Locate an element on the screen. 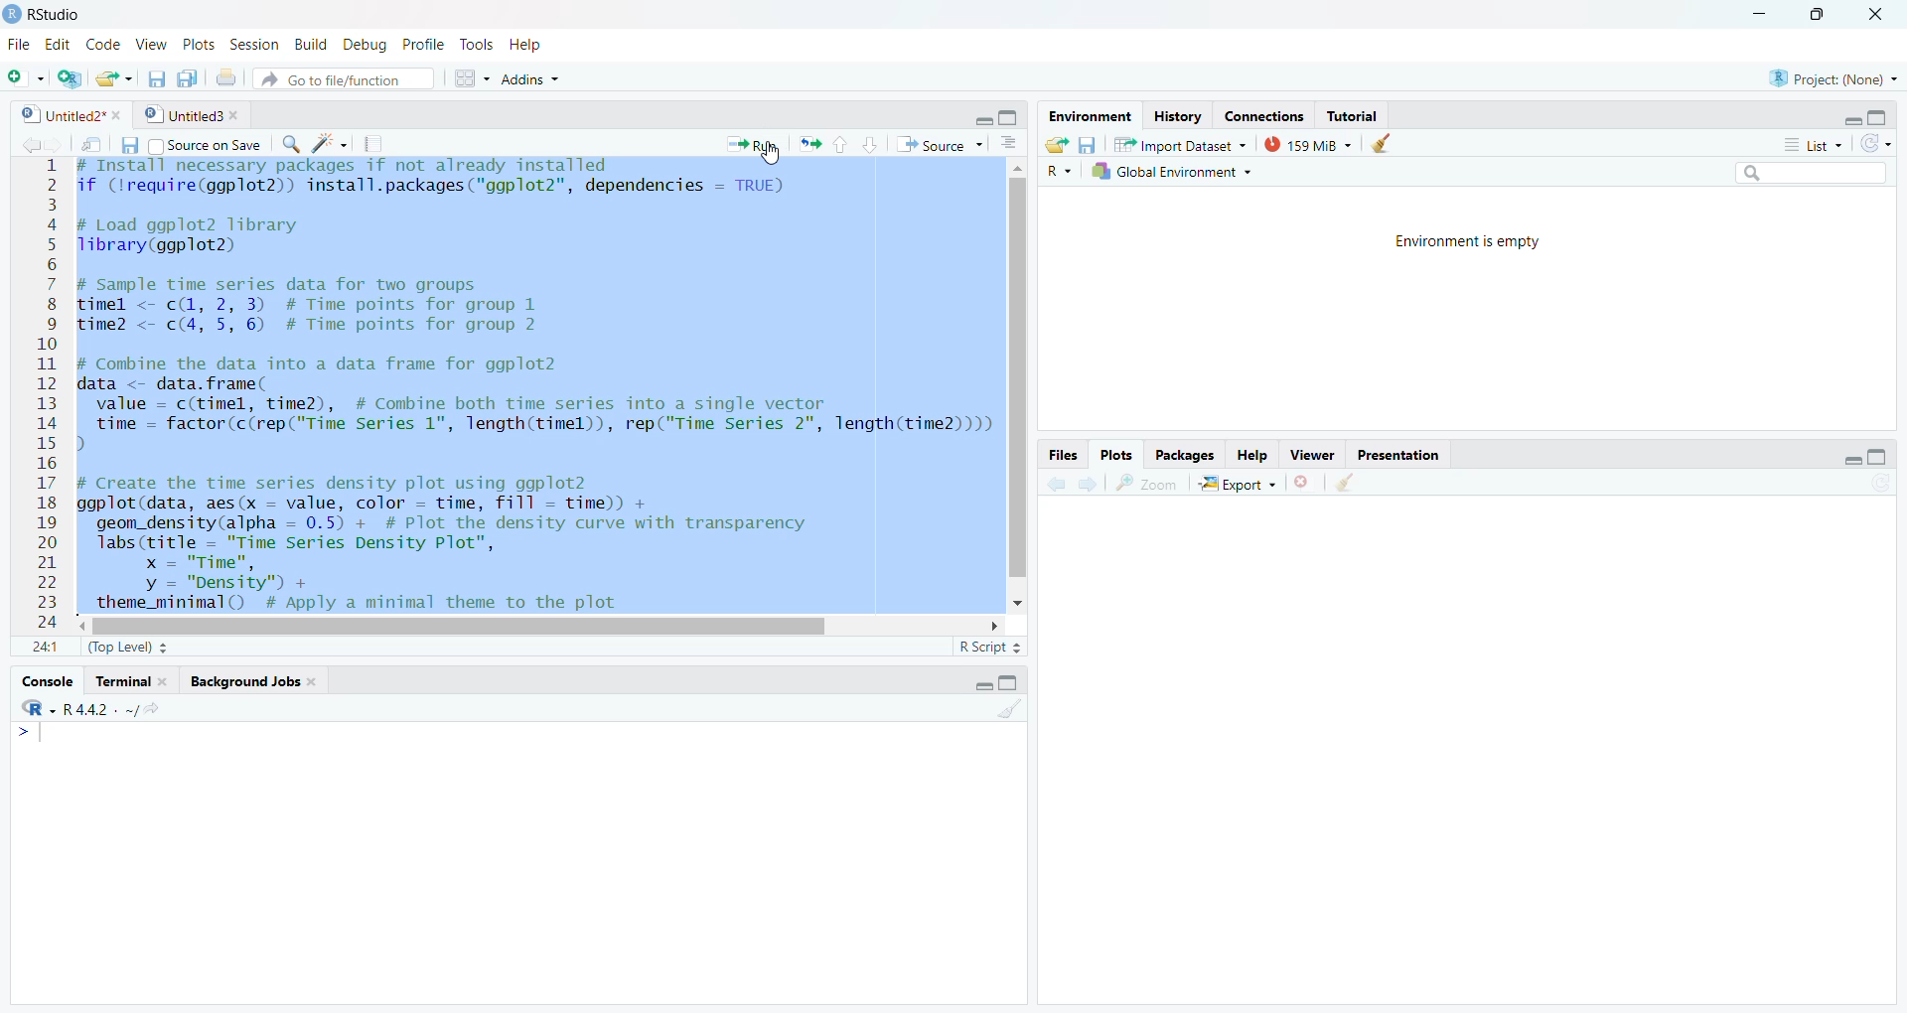  Maximize is located at coordinates (1008, 682).